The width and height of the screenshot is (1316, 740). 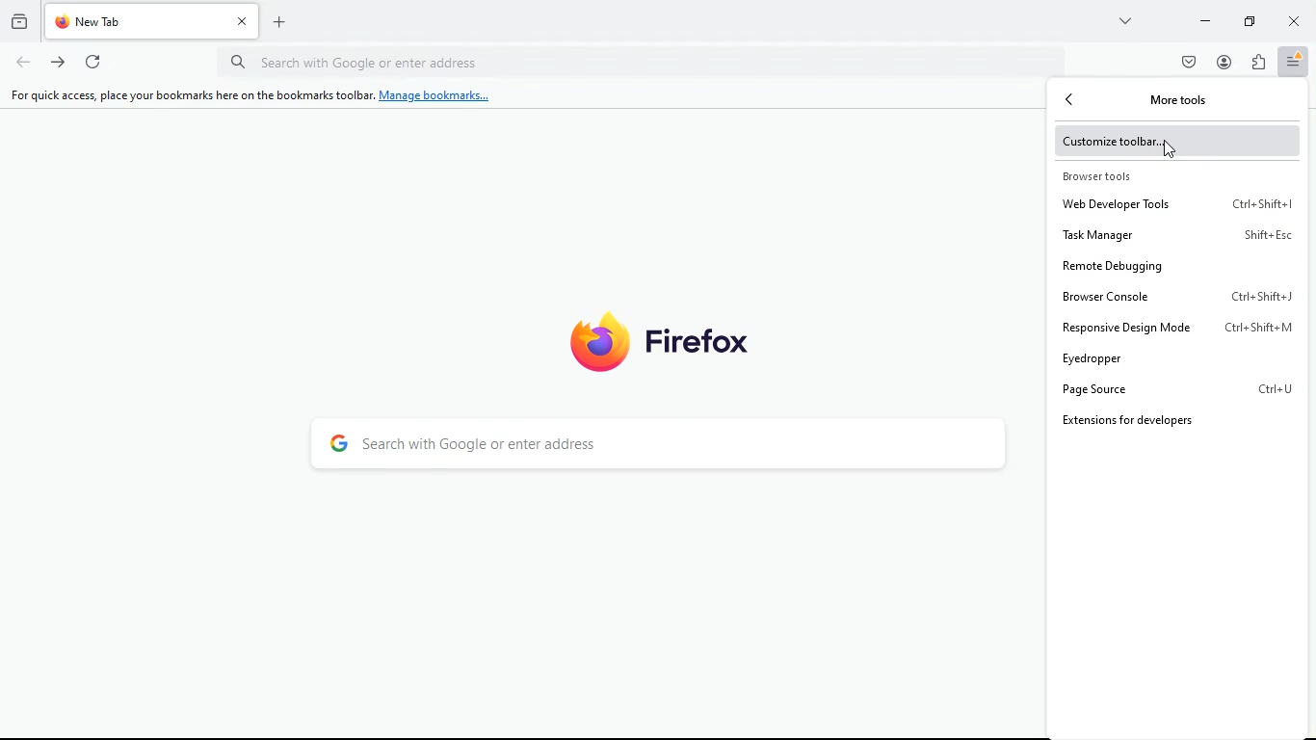 I want to click on more tools, so click(x=1186, y=100).